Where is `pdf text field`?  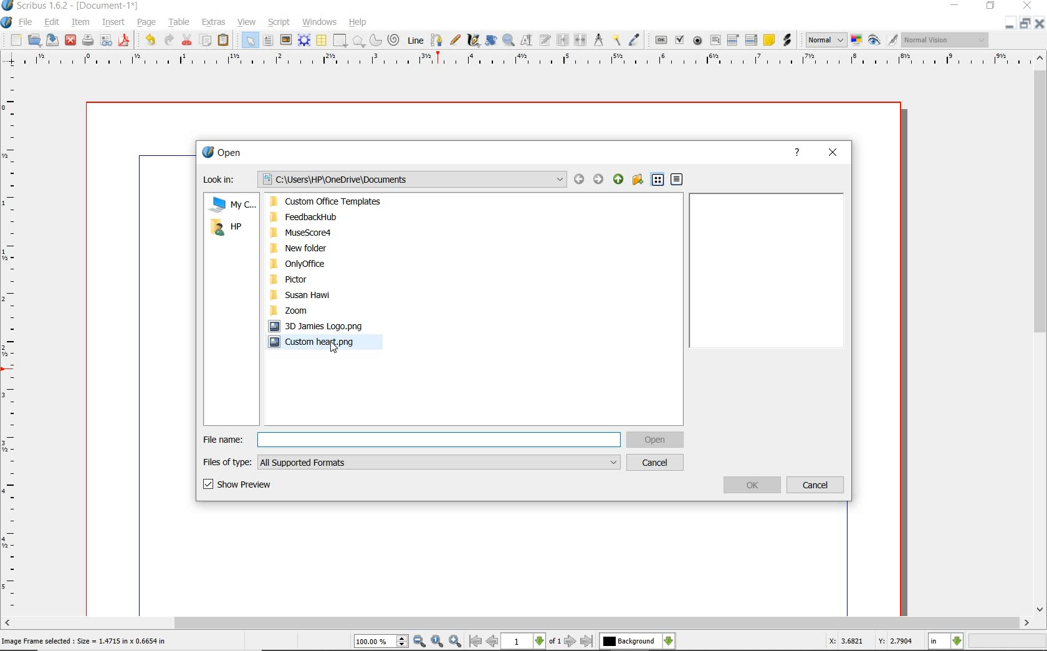
pdf text field is located at coordinates (715, 40).